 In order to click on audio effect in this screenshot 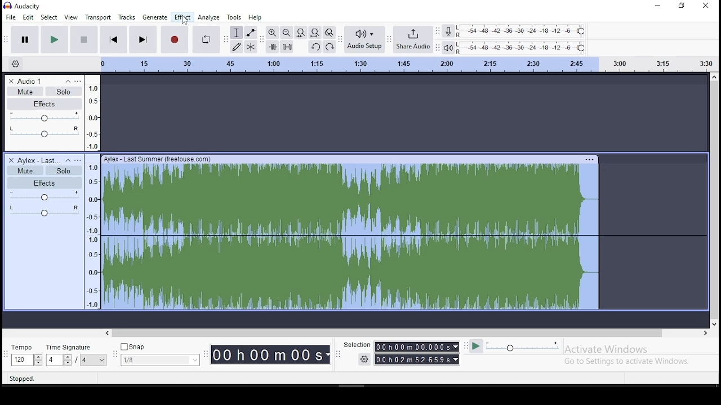, I will do `click(43, 136)`.